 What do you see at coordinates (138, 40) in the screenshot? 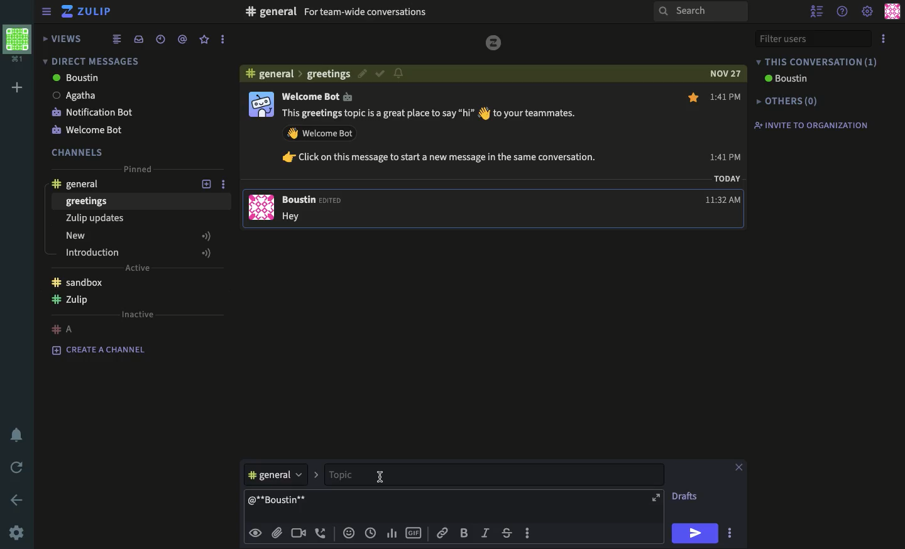
I see `inbox` at bounding box center [138, 40].